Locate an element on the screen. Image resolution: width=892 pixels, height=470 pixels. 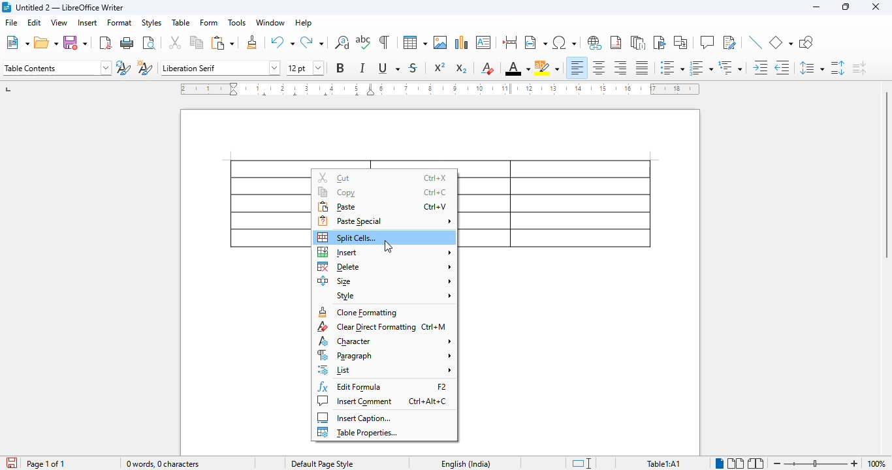
maximize is located at coordinates (846, 7).